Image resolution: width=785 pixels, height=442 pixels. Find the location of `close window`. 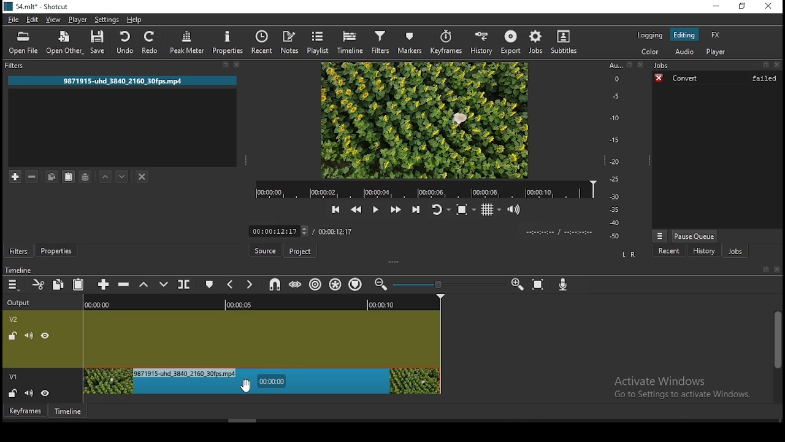

close window is located at coordinates (767, 7).